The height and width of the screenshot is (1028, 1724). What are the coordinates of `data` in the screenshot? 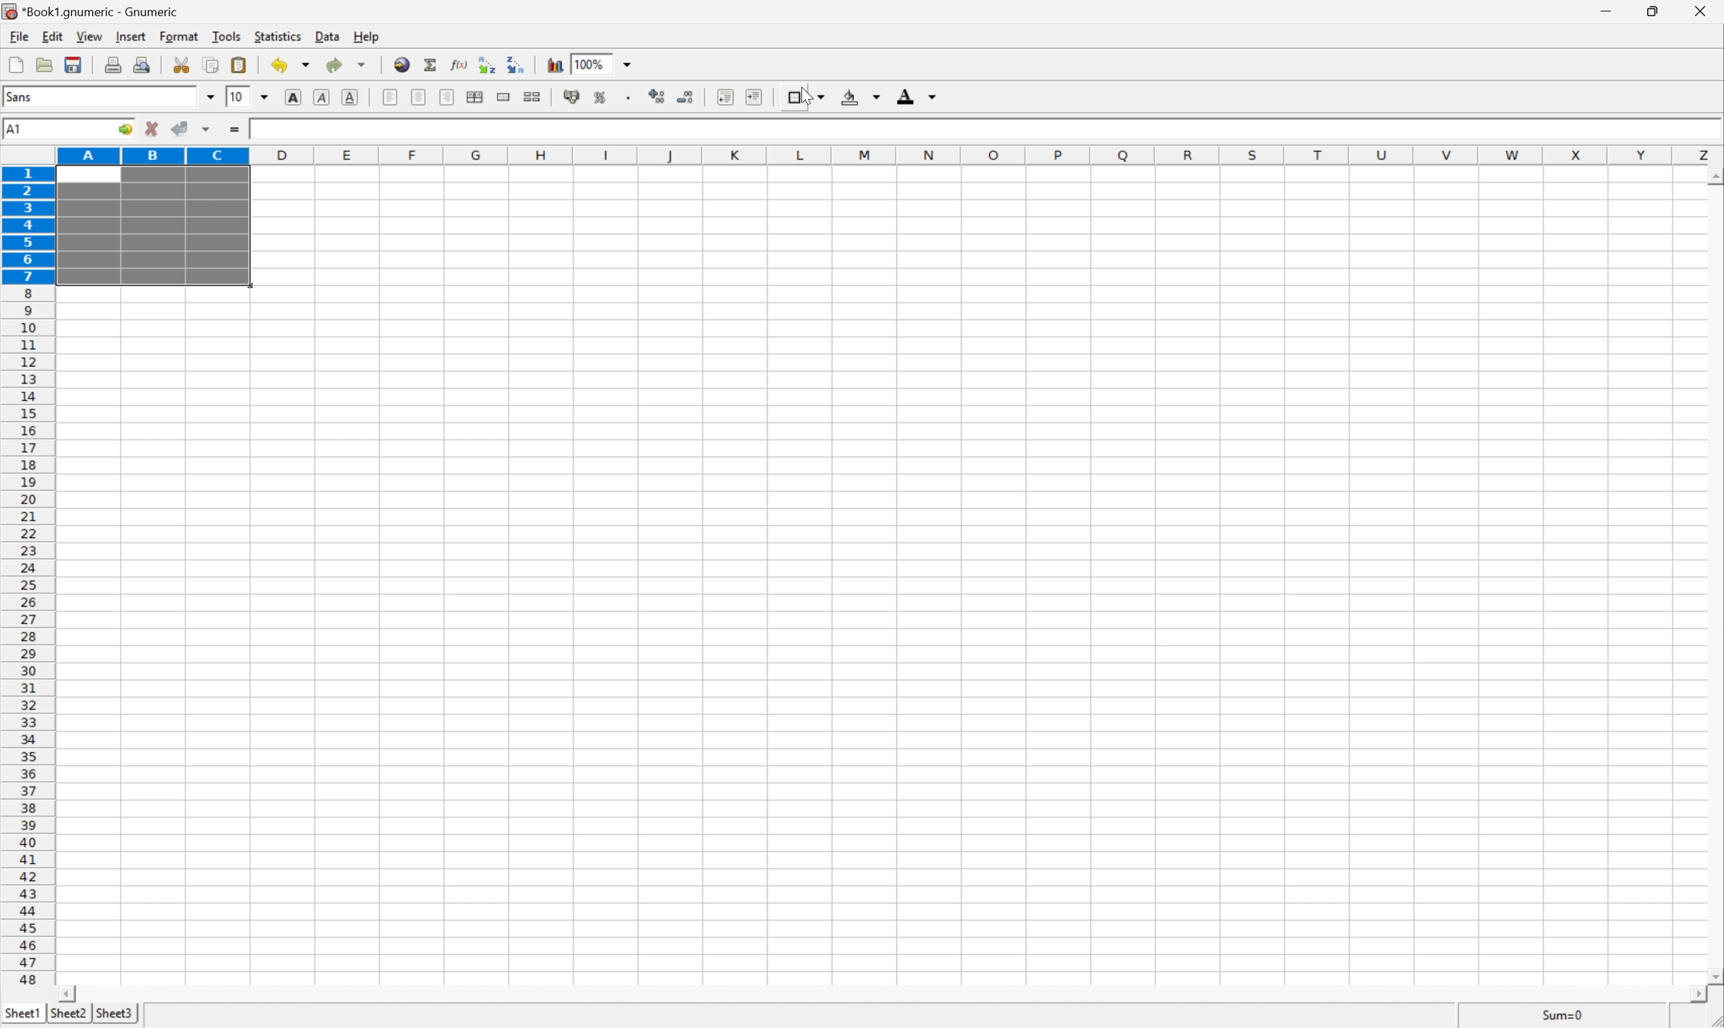 It's located at (324, 37).